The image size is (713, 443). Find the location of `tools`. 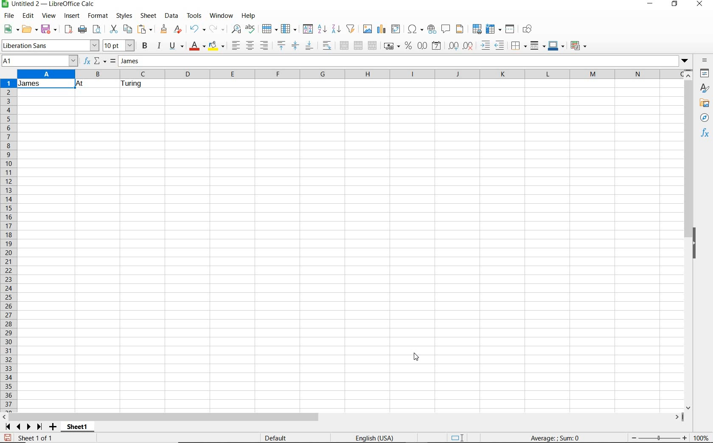

tools is located at coordinates (194, 15).